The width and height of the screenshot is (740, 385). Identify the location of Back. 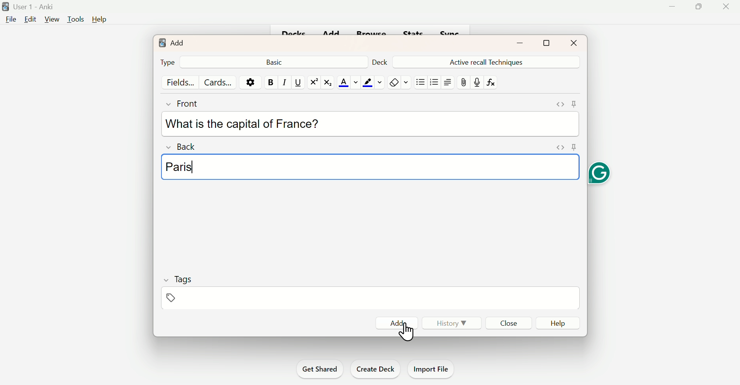
(275, 61).